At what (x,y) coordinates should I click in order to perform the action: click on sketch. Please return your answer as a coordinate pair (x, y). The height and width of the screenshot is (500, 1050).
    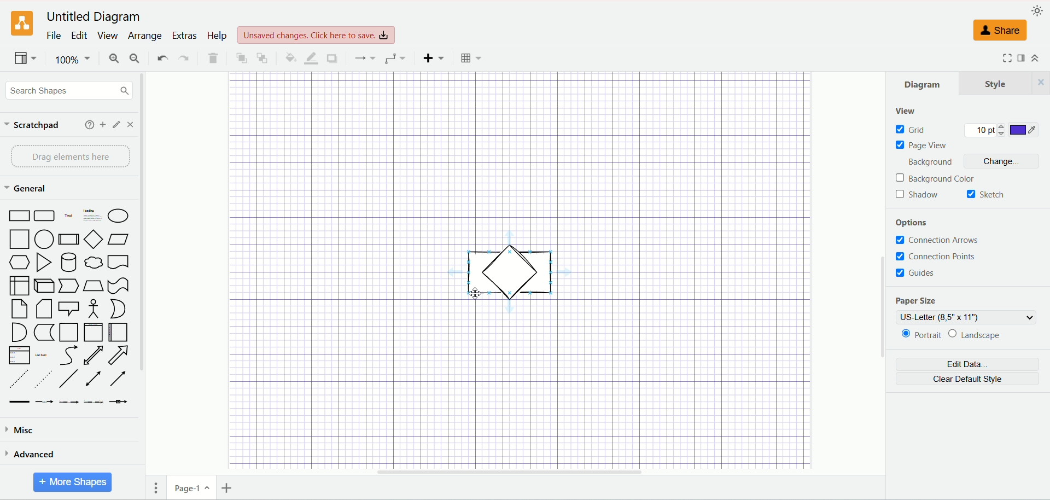
    Looking at the image, I should click on (987, 194).